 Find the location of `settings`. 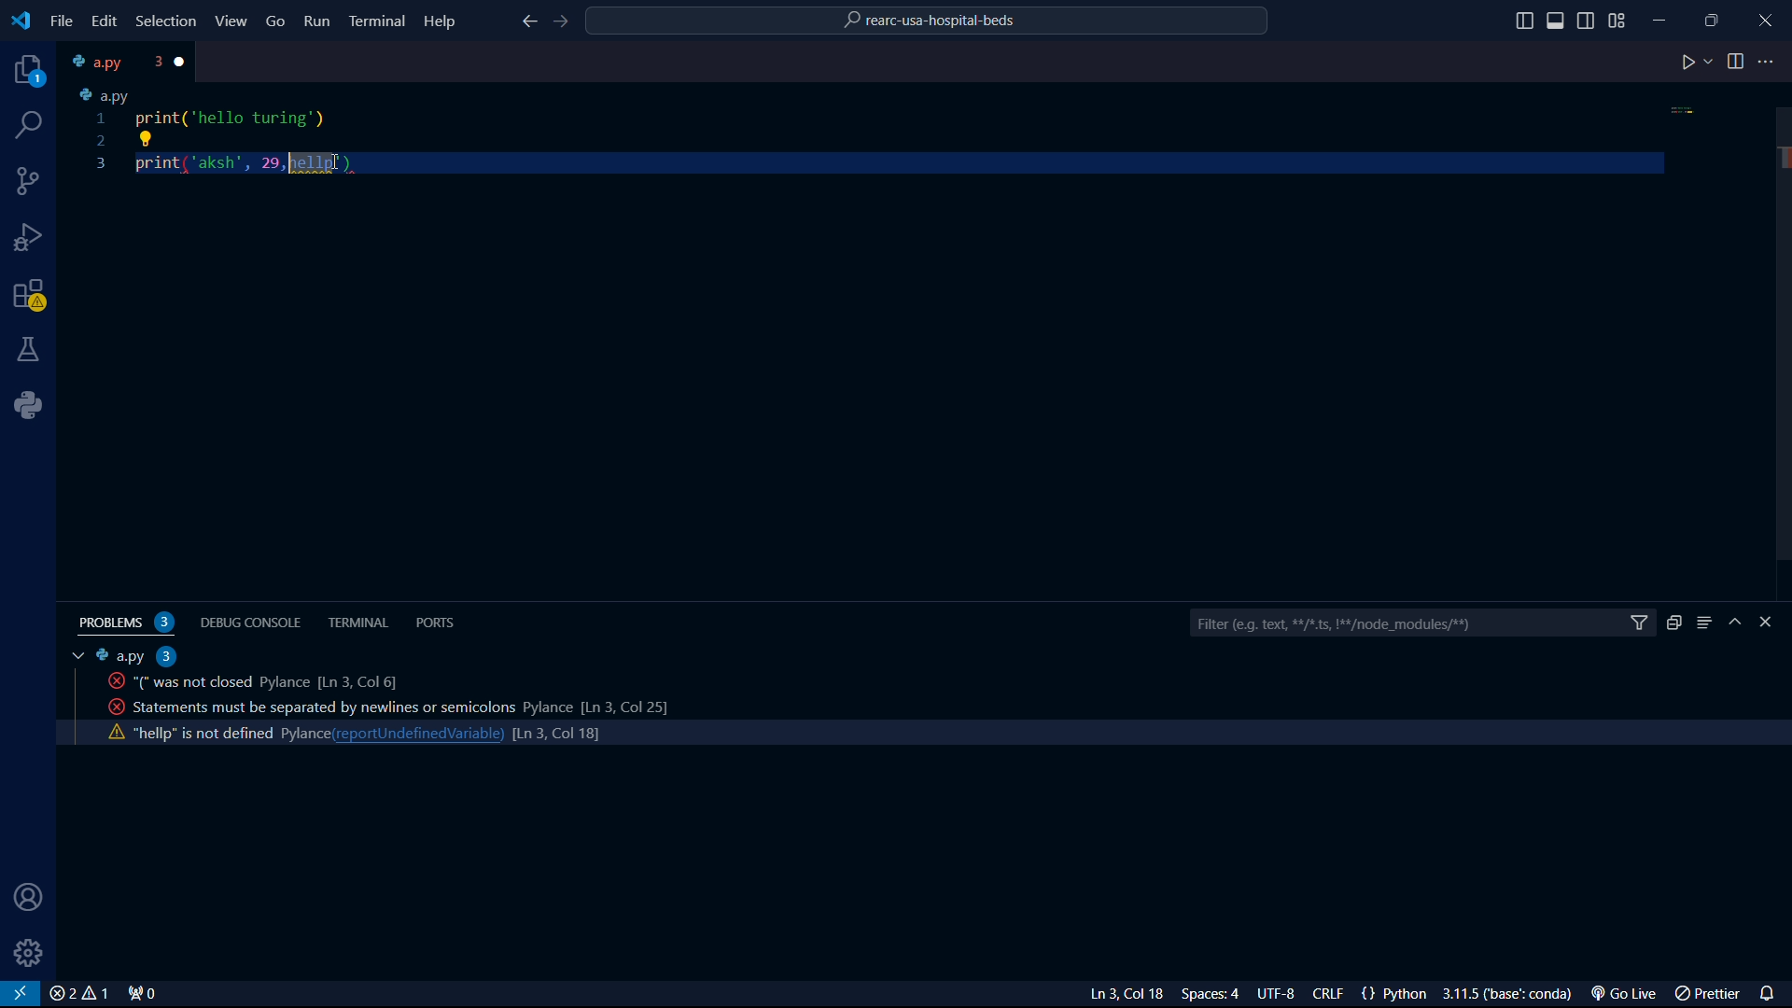

settings is located at coordinates (30, 953).